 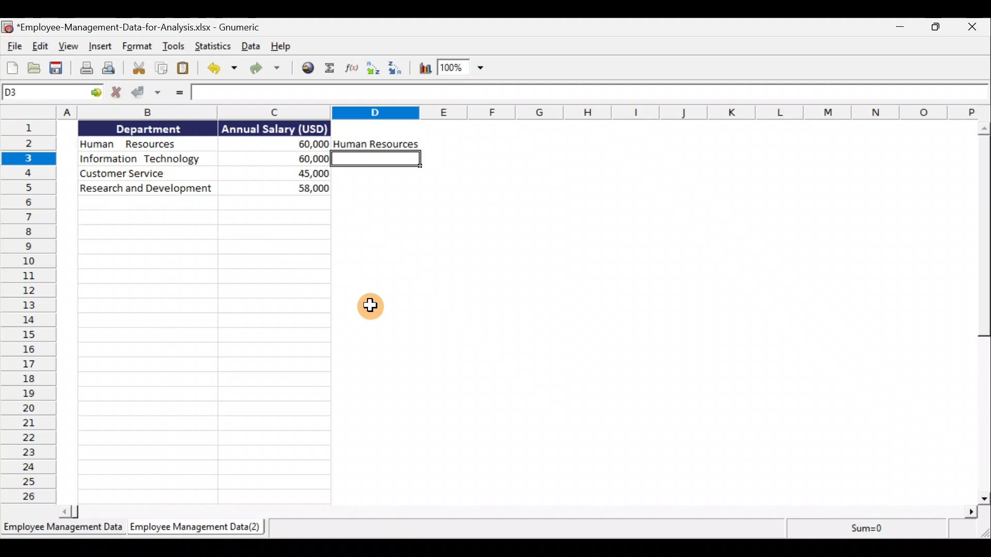 I want to click on Cancel change, so click(x=119, y=93).